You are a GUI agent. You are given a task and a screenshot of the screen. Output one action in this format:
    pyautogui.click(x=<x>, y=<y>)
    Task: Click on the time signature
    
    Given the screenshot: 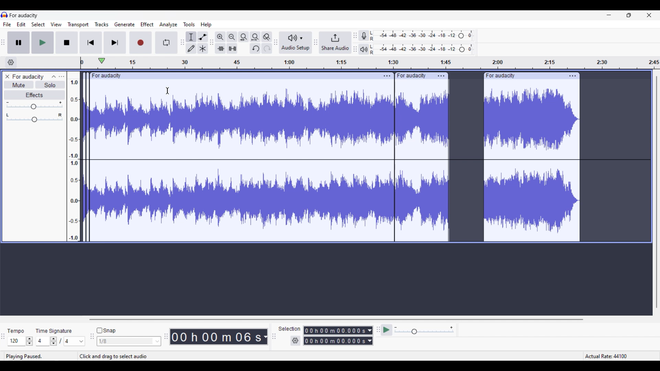 What is the action you would take?
    pyautogui.click(x=54, y=331)
    